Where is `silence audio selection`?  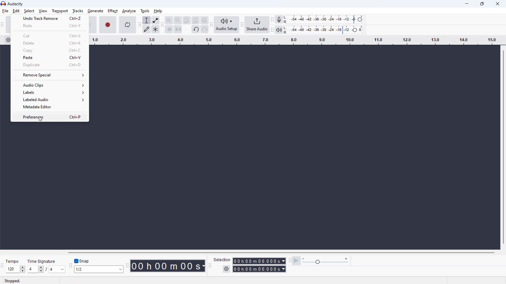
silence audio selection is located at coordinates (178, 29).